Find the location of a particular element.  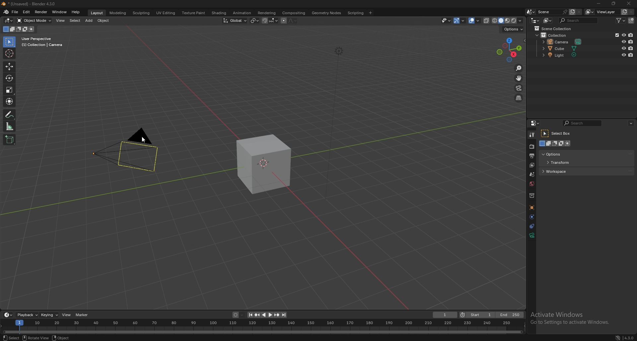

transform orientation is located at coordinates (235, 21).